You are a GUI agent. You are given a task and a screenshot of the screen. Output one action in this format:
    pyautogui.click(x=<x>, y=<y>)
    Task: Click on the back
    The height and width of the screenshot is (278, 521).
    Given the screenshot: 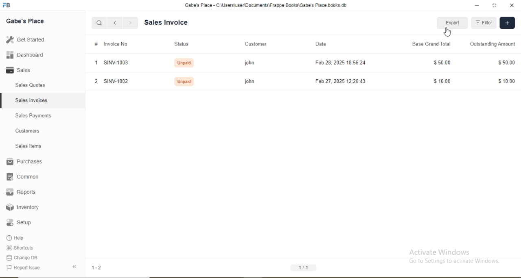 What is the action you would take?
    pyautogui.click(x=115, y=23)
    